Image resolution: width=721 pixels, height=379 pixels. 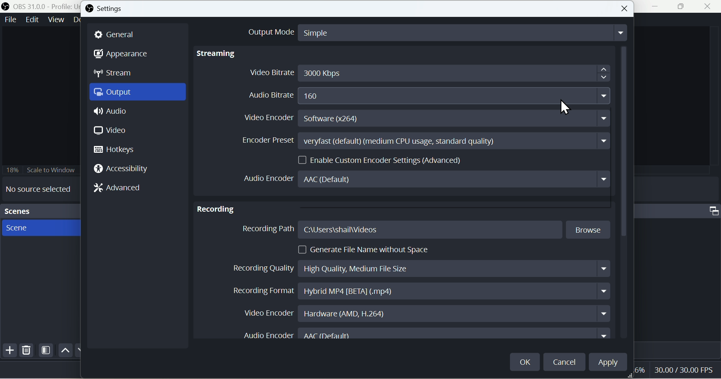 I want to click on Audio Encoder, so click(x=425, y=179).